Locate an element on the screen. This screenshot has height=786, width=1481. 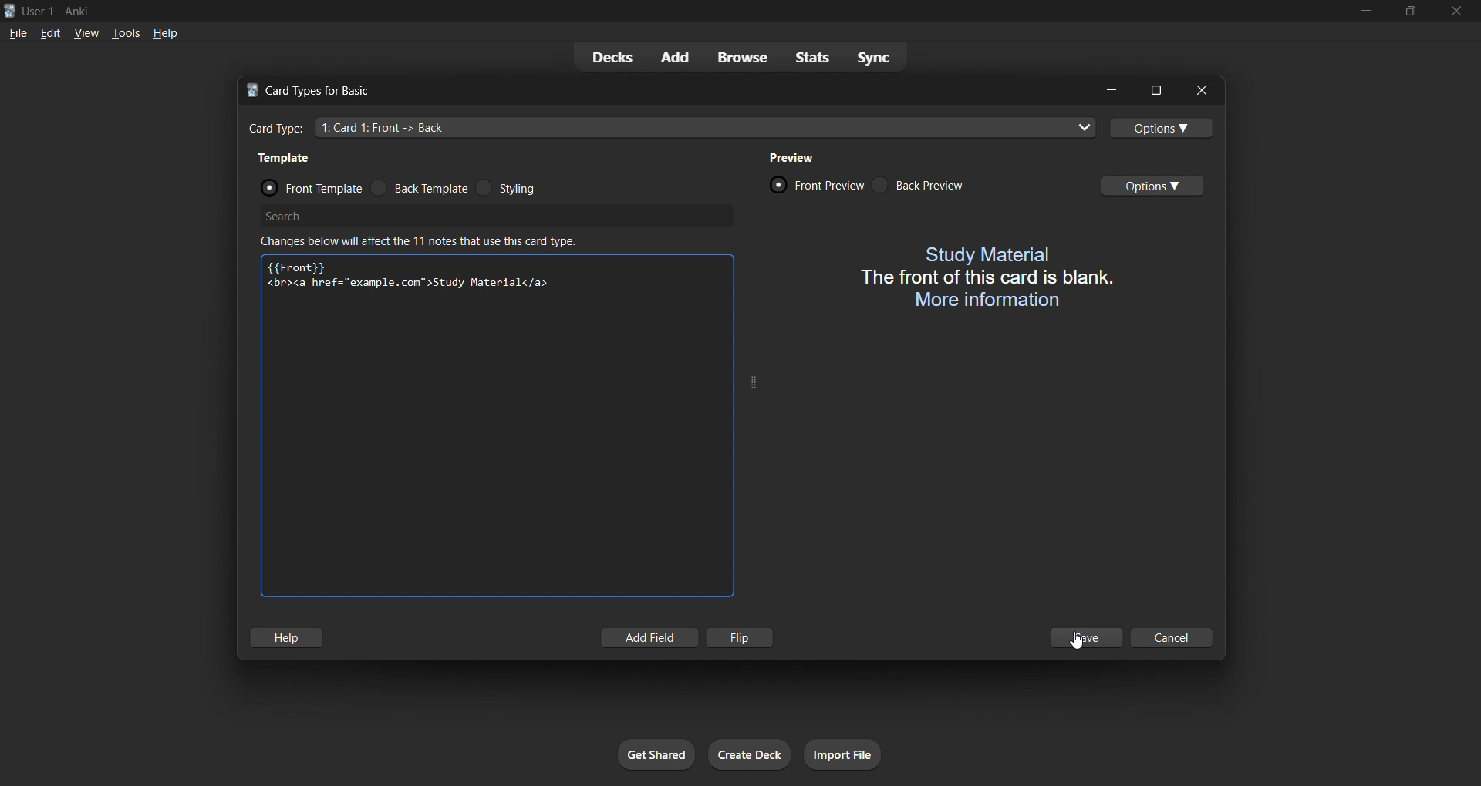
options toggle is located at coordinates (1163, 129).